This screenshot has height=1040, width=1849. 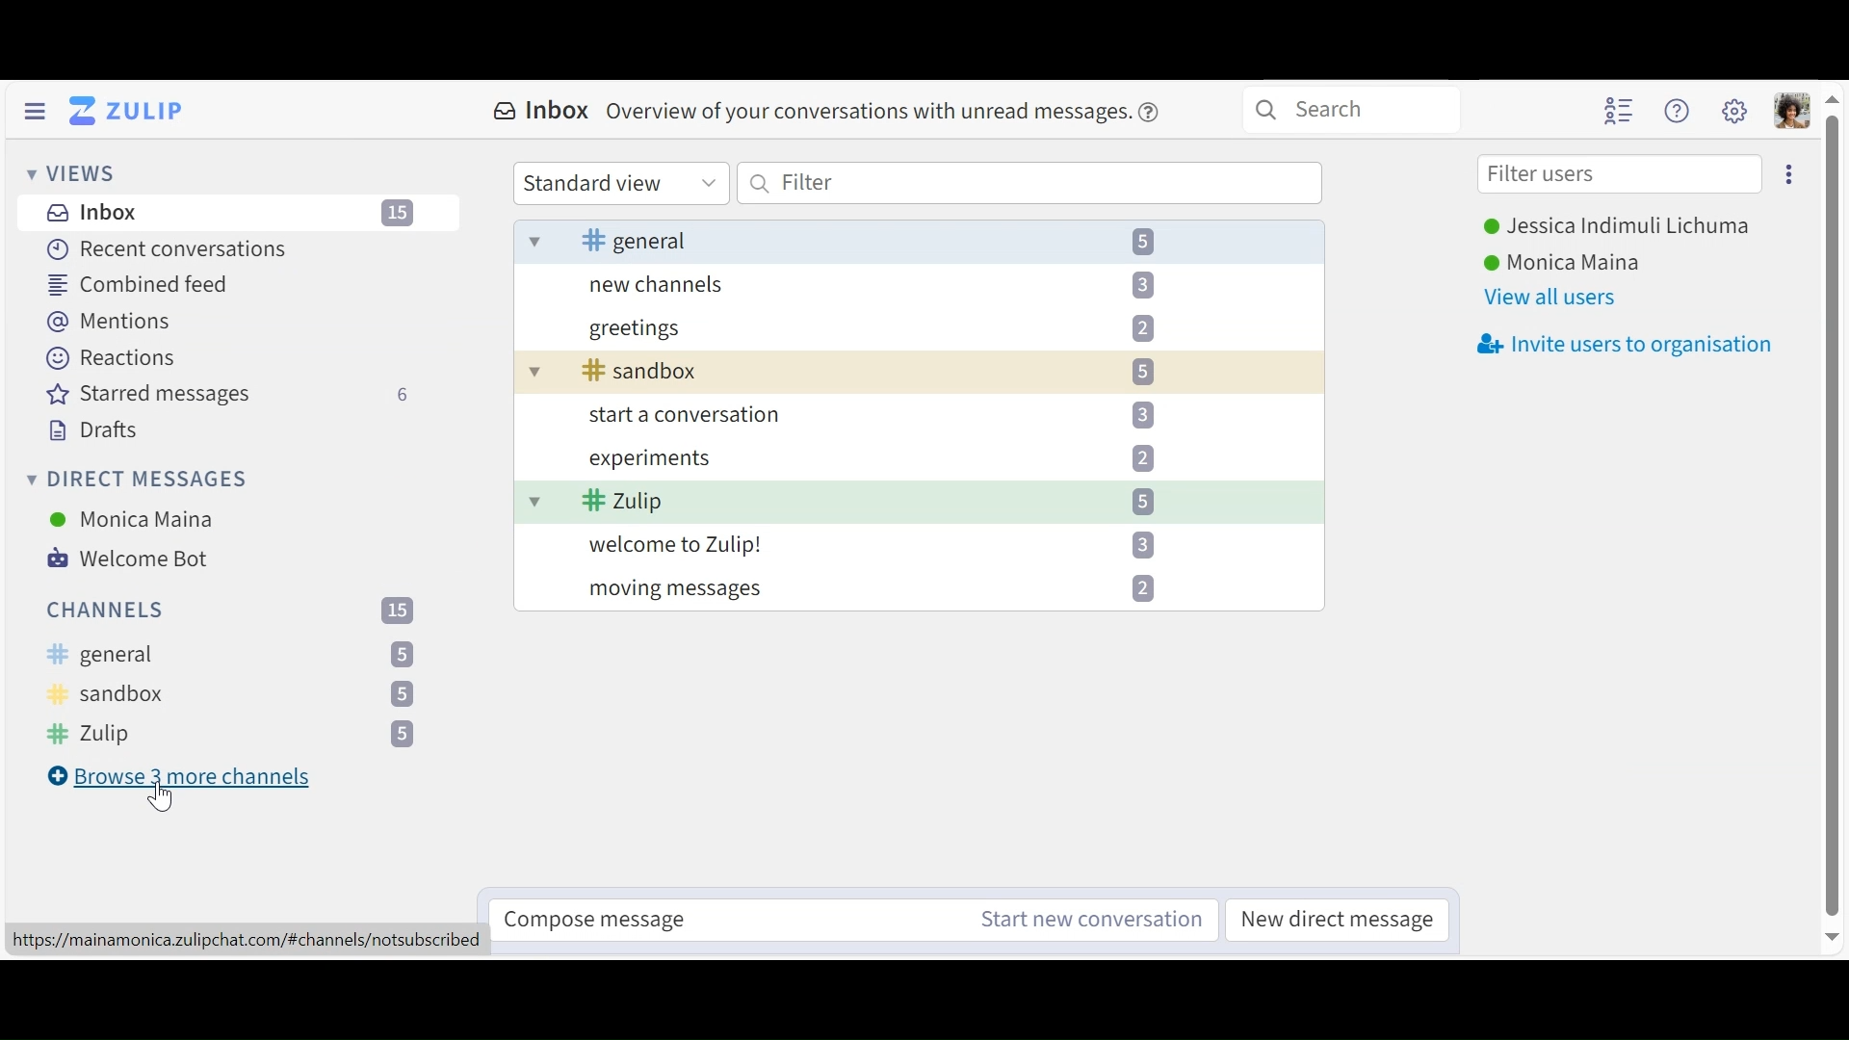 What do you see at coordinates (1788, 173) in the screenshot?
I see `Eclipse` at bounding box center [1788, 173].